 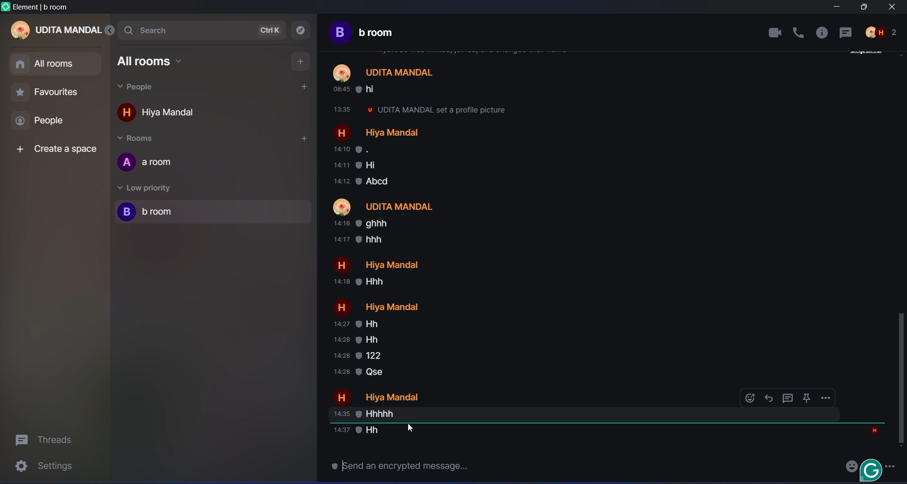 I want to click on Profile , so click(x=882, y=34).